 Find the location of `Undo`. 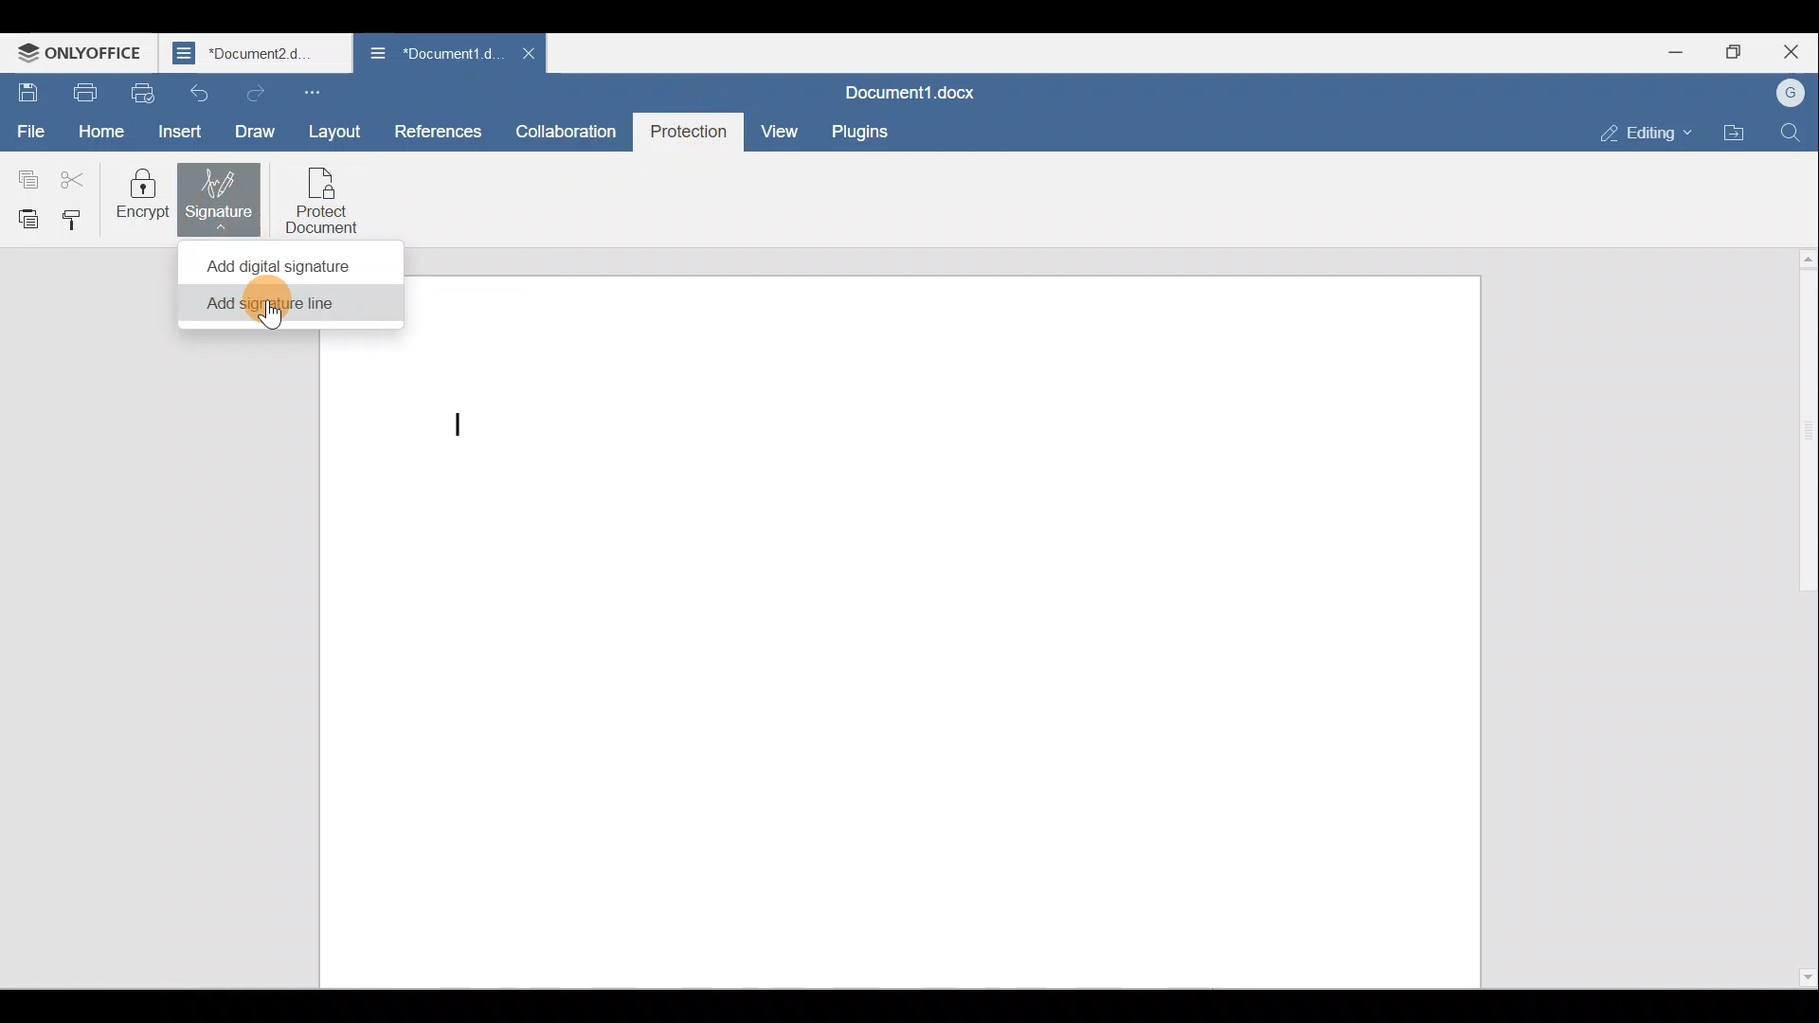

Undo is located at coordinates (197, 92).